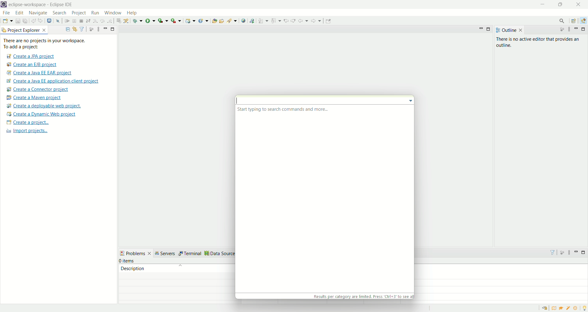  What do you see at coordinates (285, 21) in the screenshot?
I see `previous edit location` at bounding box center [285, 21].